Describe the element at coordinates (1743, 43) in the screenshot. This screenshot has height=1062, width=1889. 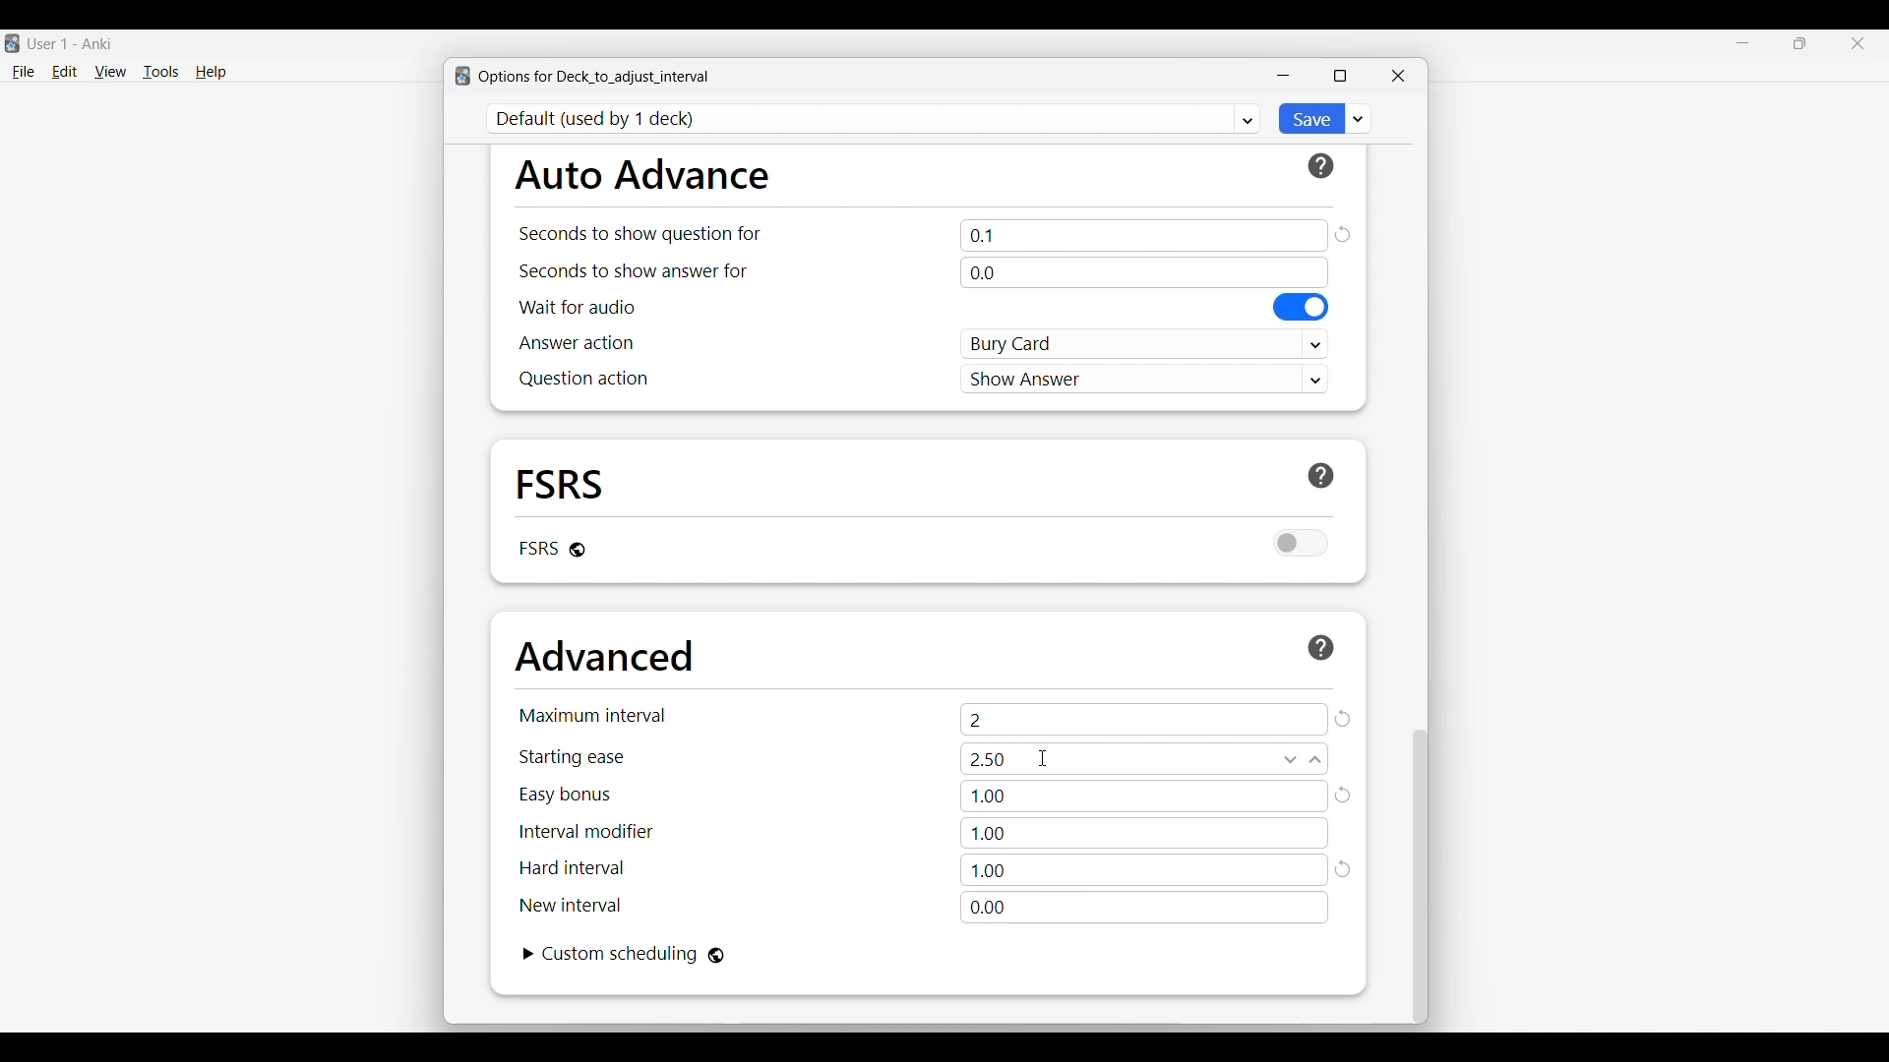
I see `Minimize` at that location.